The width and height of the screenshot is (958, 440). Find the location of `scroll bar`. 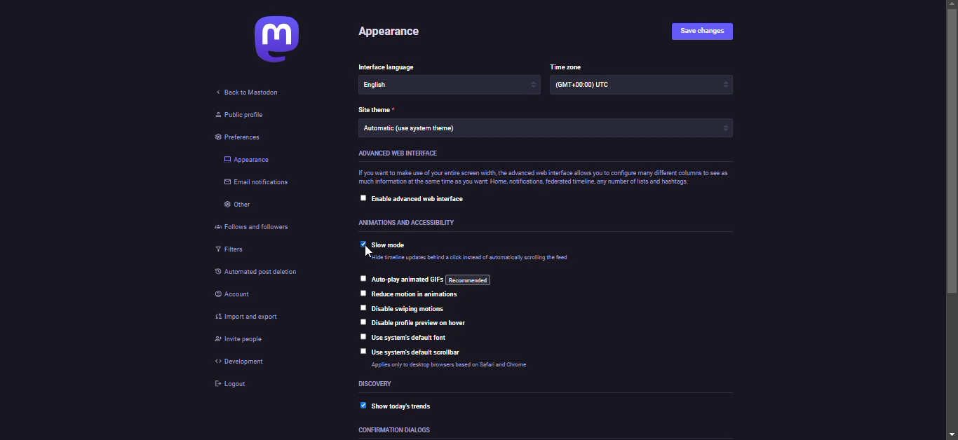

scroll bar is located at coordinates (953, 149).